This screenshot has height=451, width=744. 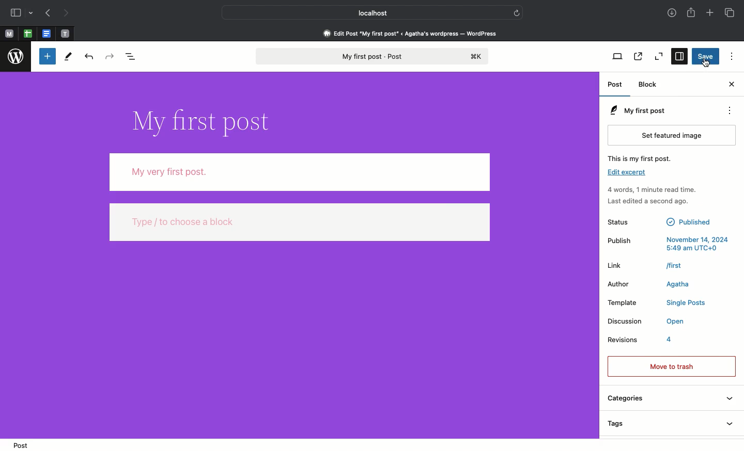 I want to click on This is my first post., so click(x=647, y=158).